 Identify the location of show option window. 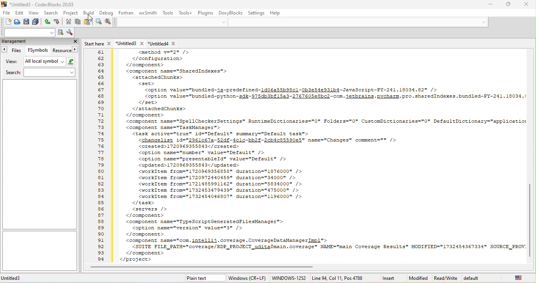
(70, 32).